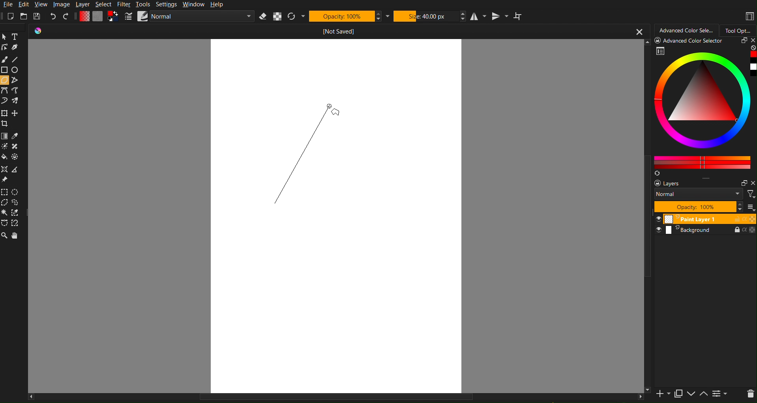 This screenshot has height=403, width=757. I want to click on close button, so click(639, 31).